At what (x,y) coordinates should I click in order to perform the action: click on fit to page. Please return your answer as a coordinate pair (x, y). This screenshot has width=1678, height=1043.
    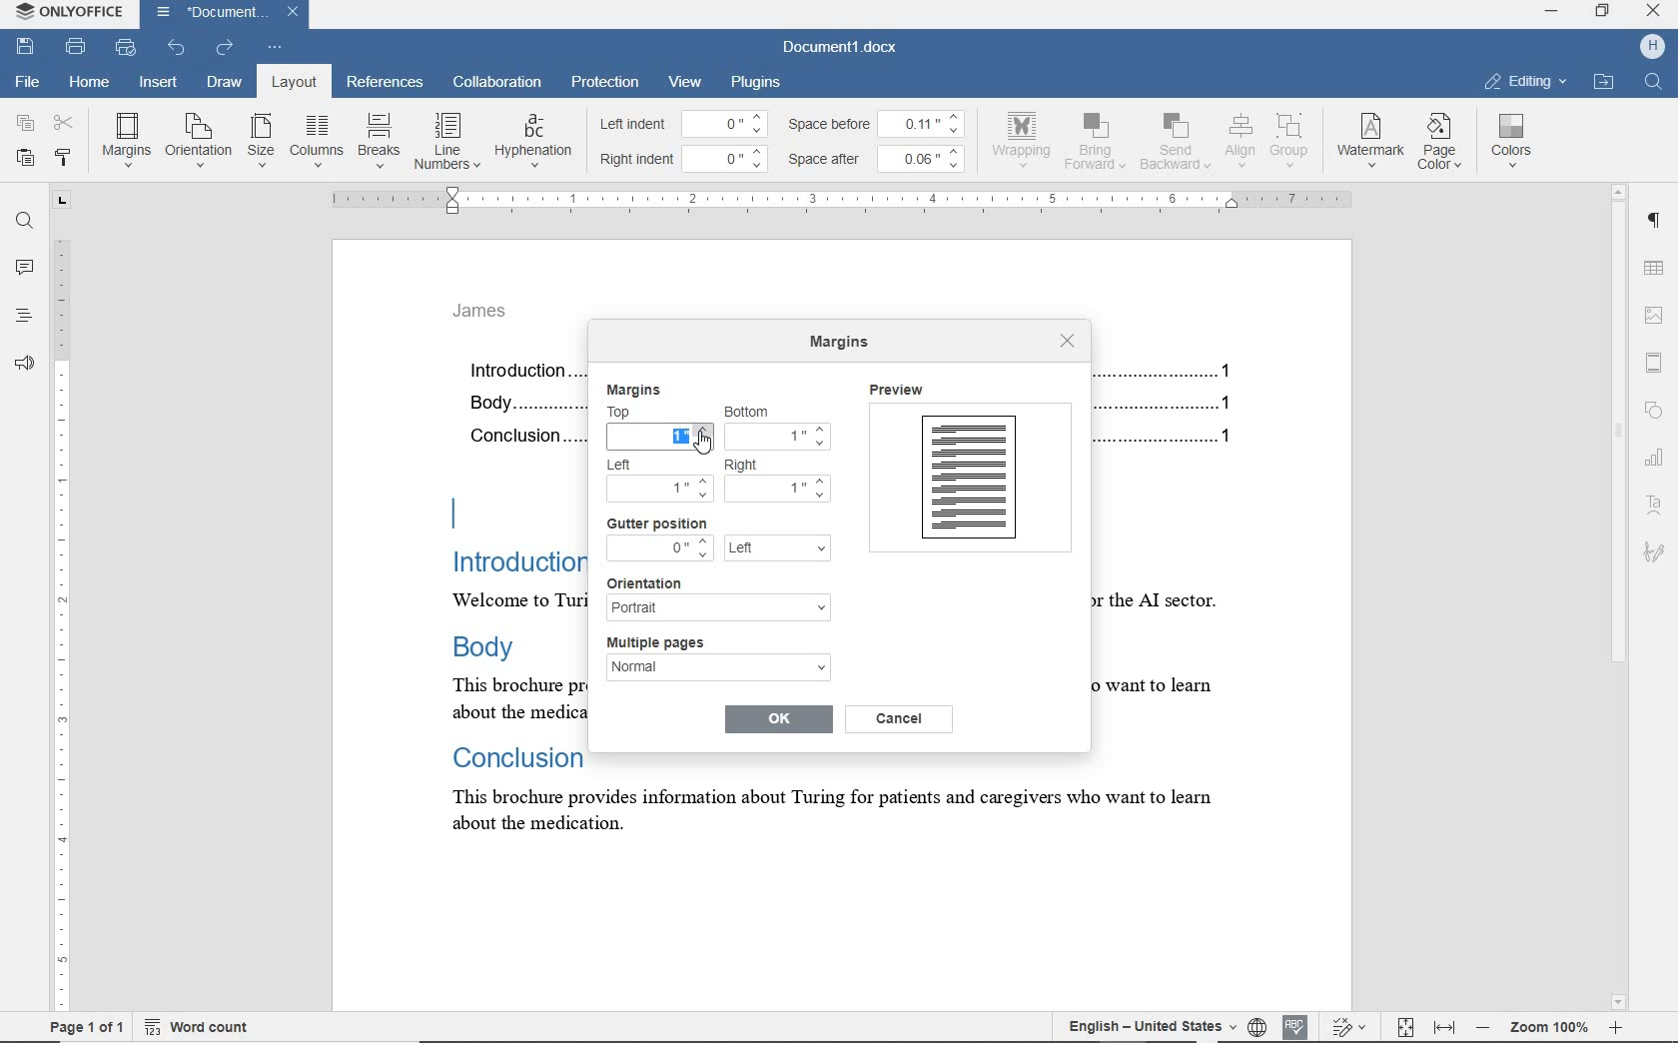
    Looking at the image, I should click on (1404, 1025).